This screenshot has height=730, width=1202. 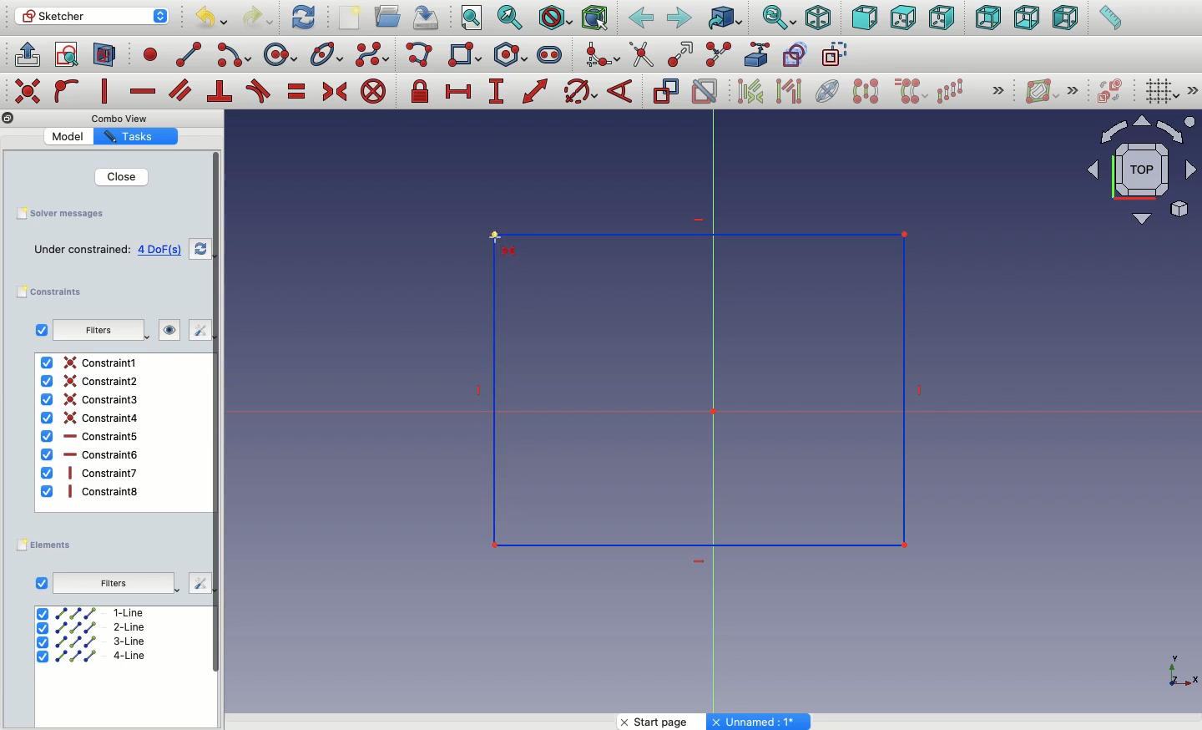 What do you see at coordinates (424, 16) in the screenshot?
I see `Save` at bounding box center [424, 16].